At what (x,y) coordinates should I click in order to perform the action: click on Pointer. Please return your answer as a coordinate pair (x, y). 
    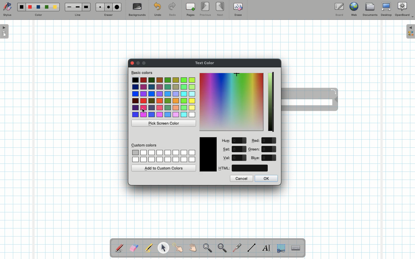
    Looking at the image, I should click on (163, 248).